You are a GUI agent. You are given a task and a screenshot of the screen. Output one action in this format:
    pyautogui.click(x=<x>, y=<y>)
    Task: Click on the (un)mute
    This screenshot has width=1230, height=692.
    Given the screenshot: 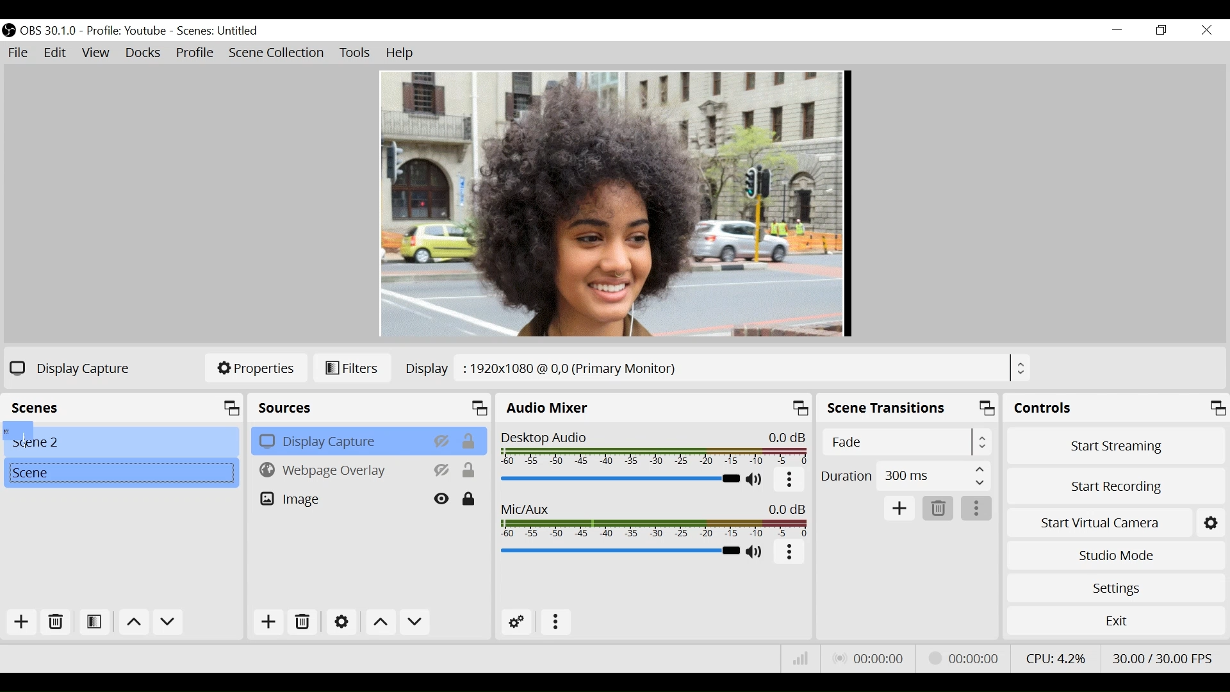 What is the action you would take?
    pyautogui.click(x=756, y=481)
    